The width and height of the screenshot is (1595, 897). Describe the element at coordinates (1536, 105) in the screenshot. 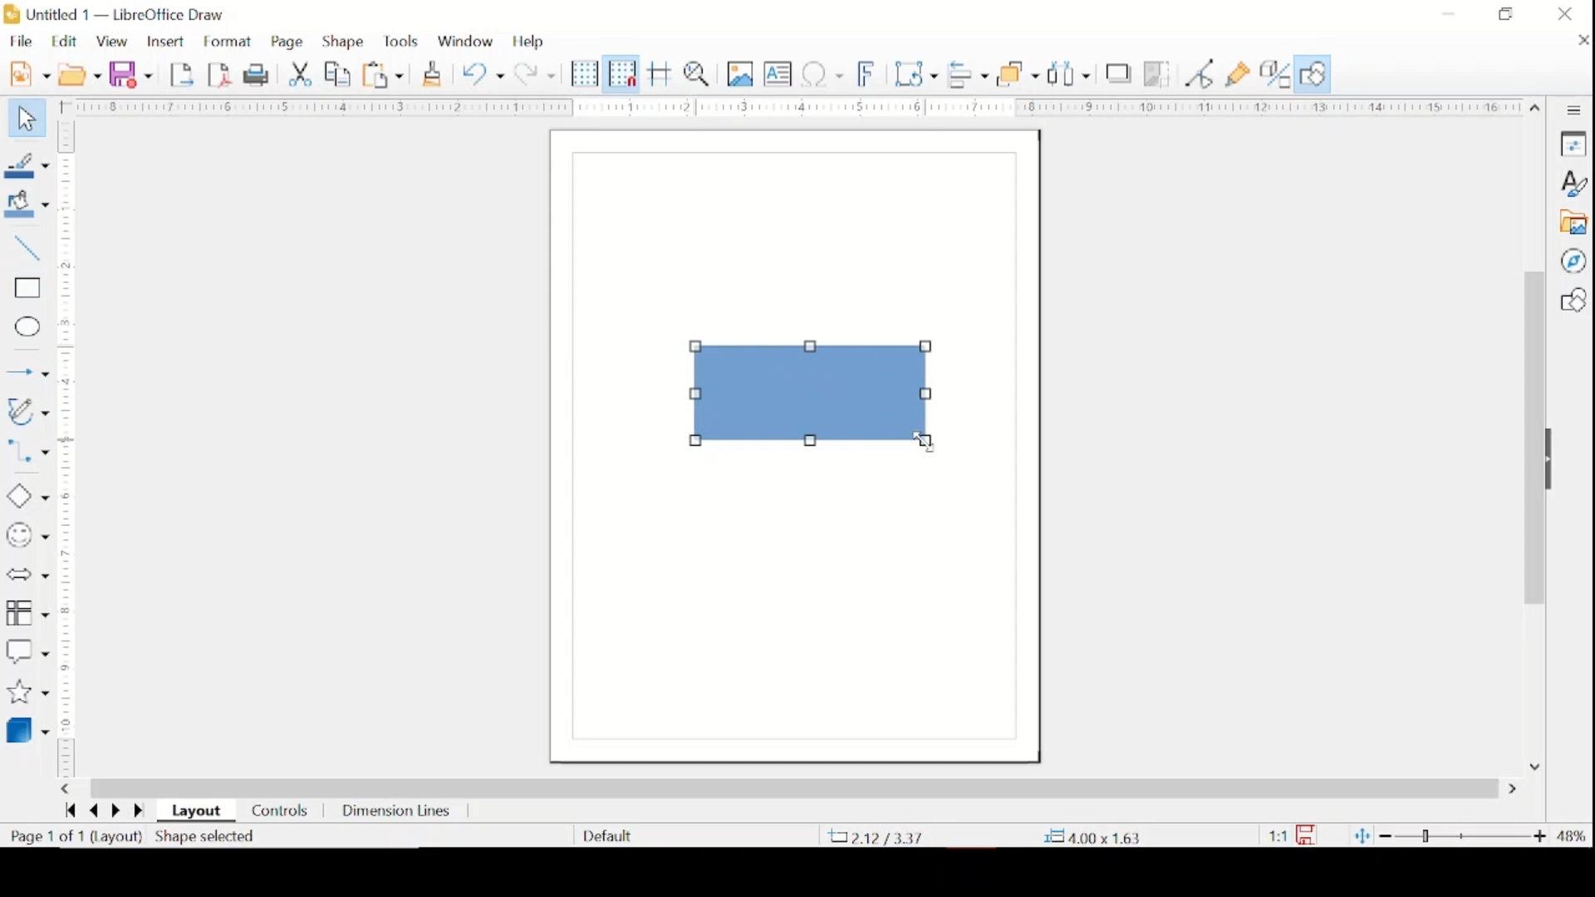

I see `scroll up arrow` at that location.